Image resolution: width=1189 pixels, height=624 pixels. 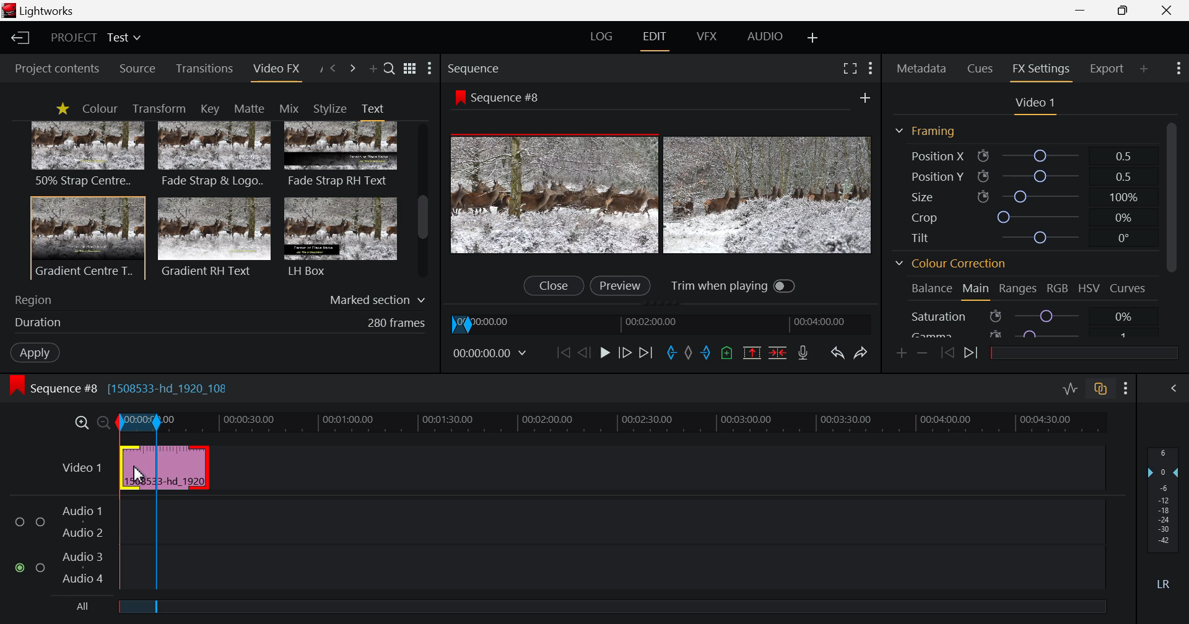 I want to click on Remove all marks, so click(x=687, y=353).